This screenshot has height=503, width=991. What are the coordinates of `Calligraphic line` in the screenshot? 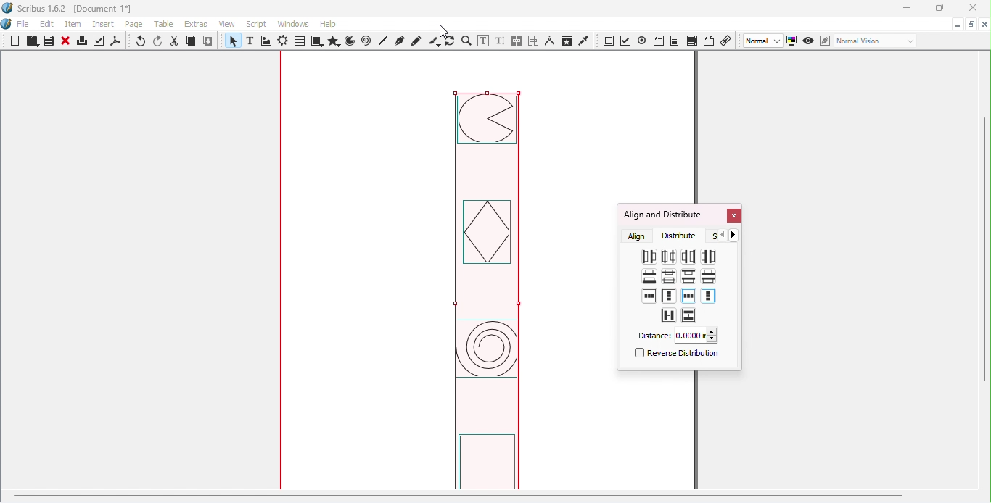 It's located at (434, 41).